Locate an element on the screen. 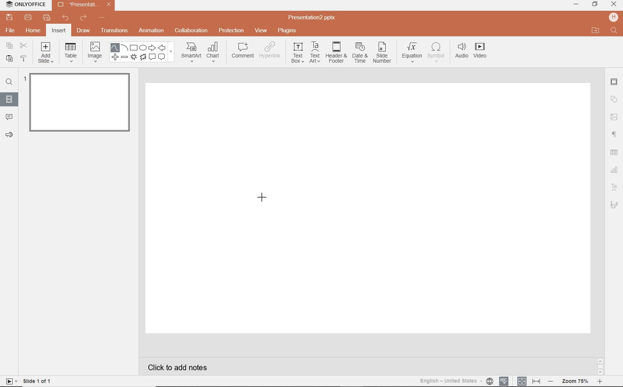 The height and width of the screenshot is (387, 623). TRANSITIONS is located at coordinates (115, 31).